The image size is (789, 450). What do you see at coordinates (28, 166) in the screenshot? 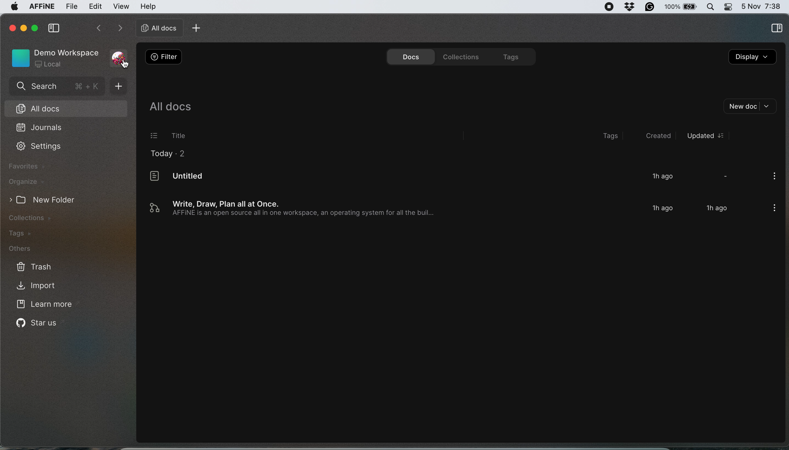
I see `favourites` at bounding box center [28, 166].